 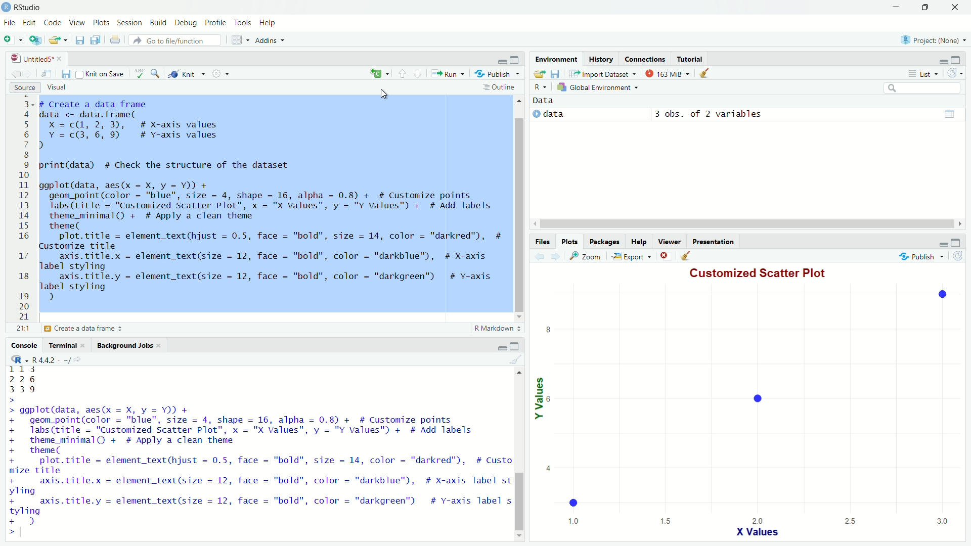 I want to click on Liist, so click(x=925, y=74).